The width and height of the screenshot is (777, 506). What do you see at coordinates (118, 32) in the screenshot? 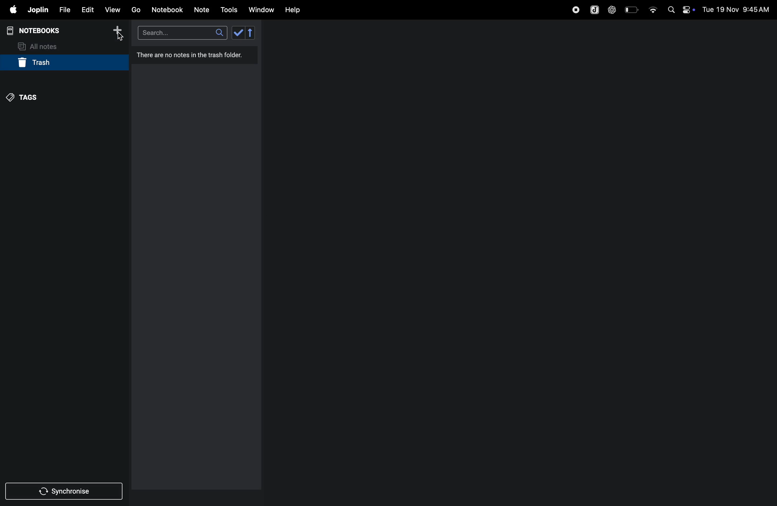
I see `add` at bounding box center [118, 32].